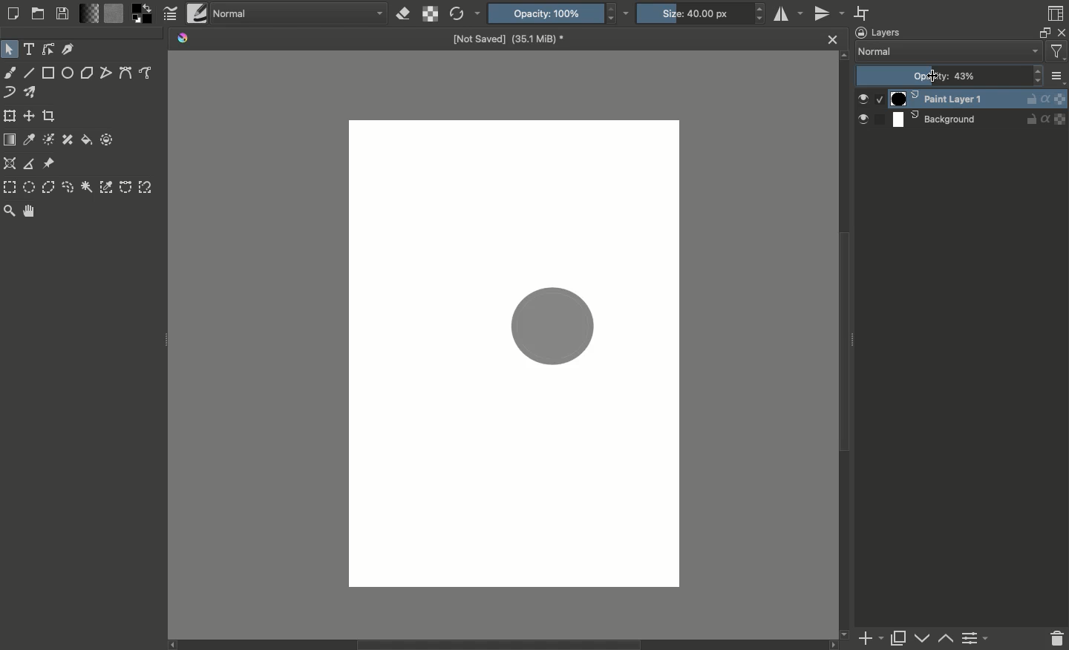 The width and height of the screenshot is (1069, 650). Describe the element at coordinates (551, 326) in the screenshot. I see `Shape` at that location.